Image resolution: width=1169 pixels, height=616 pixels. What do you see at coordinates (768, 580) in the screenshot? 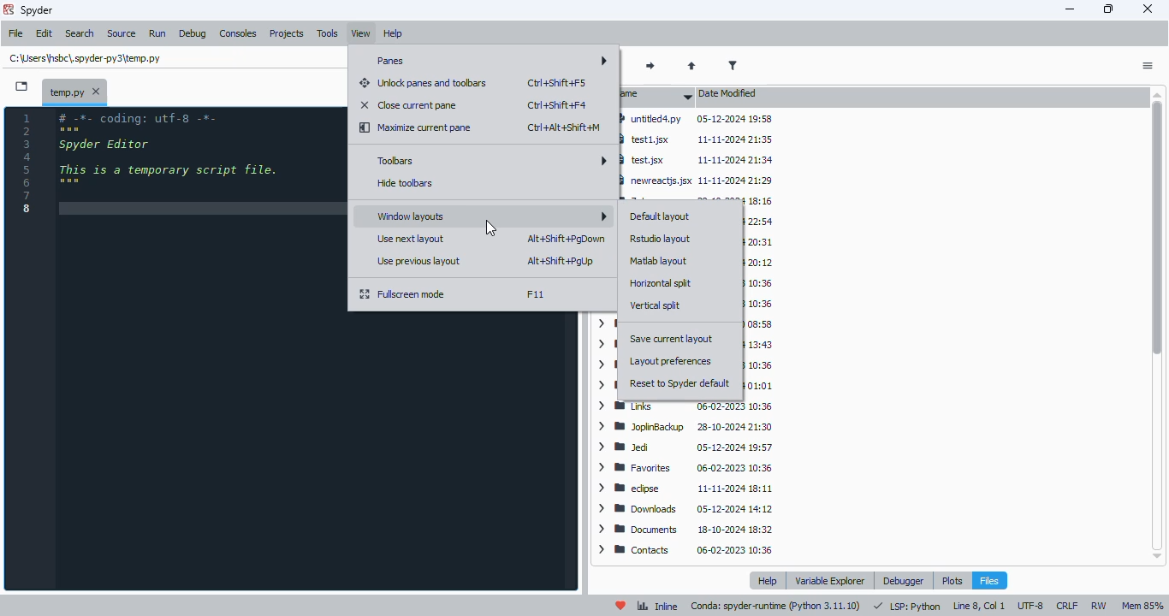
I see `help` at bounding box center [768, 580].